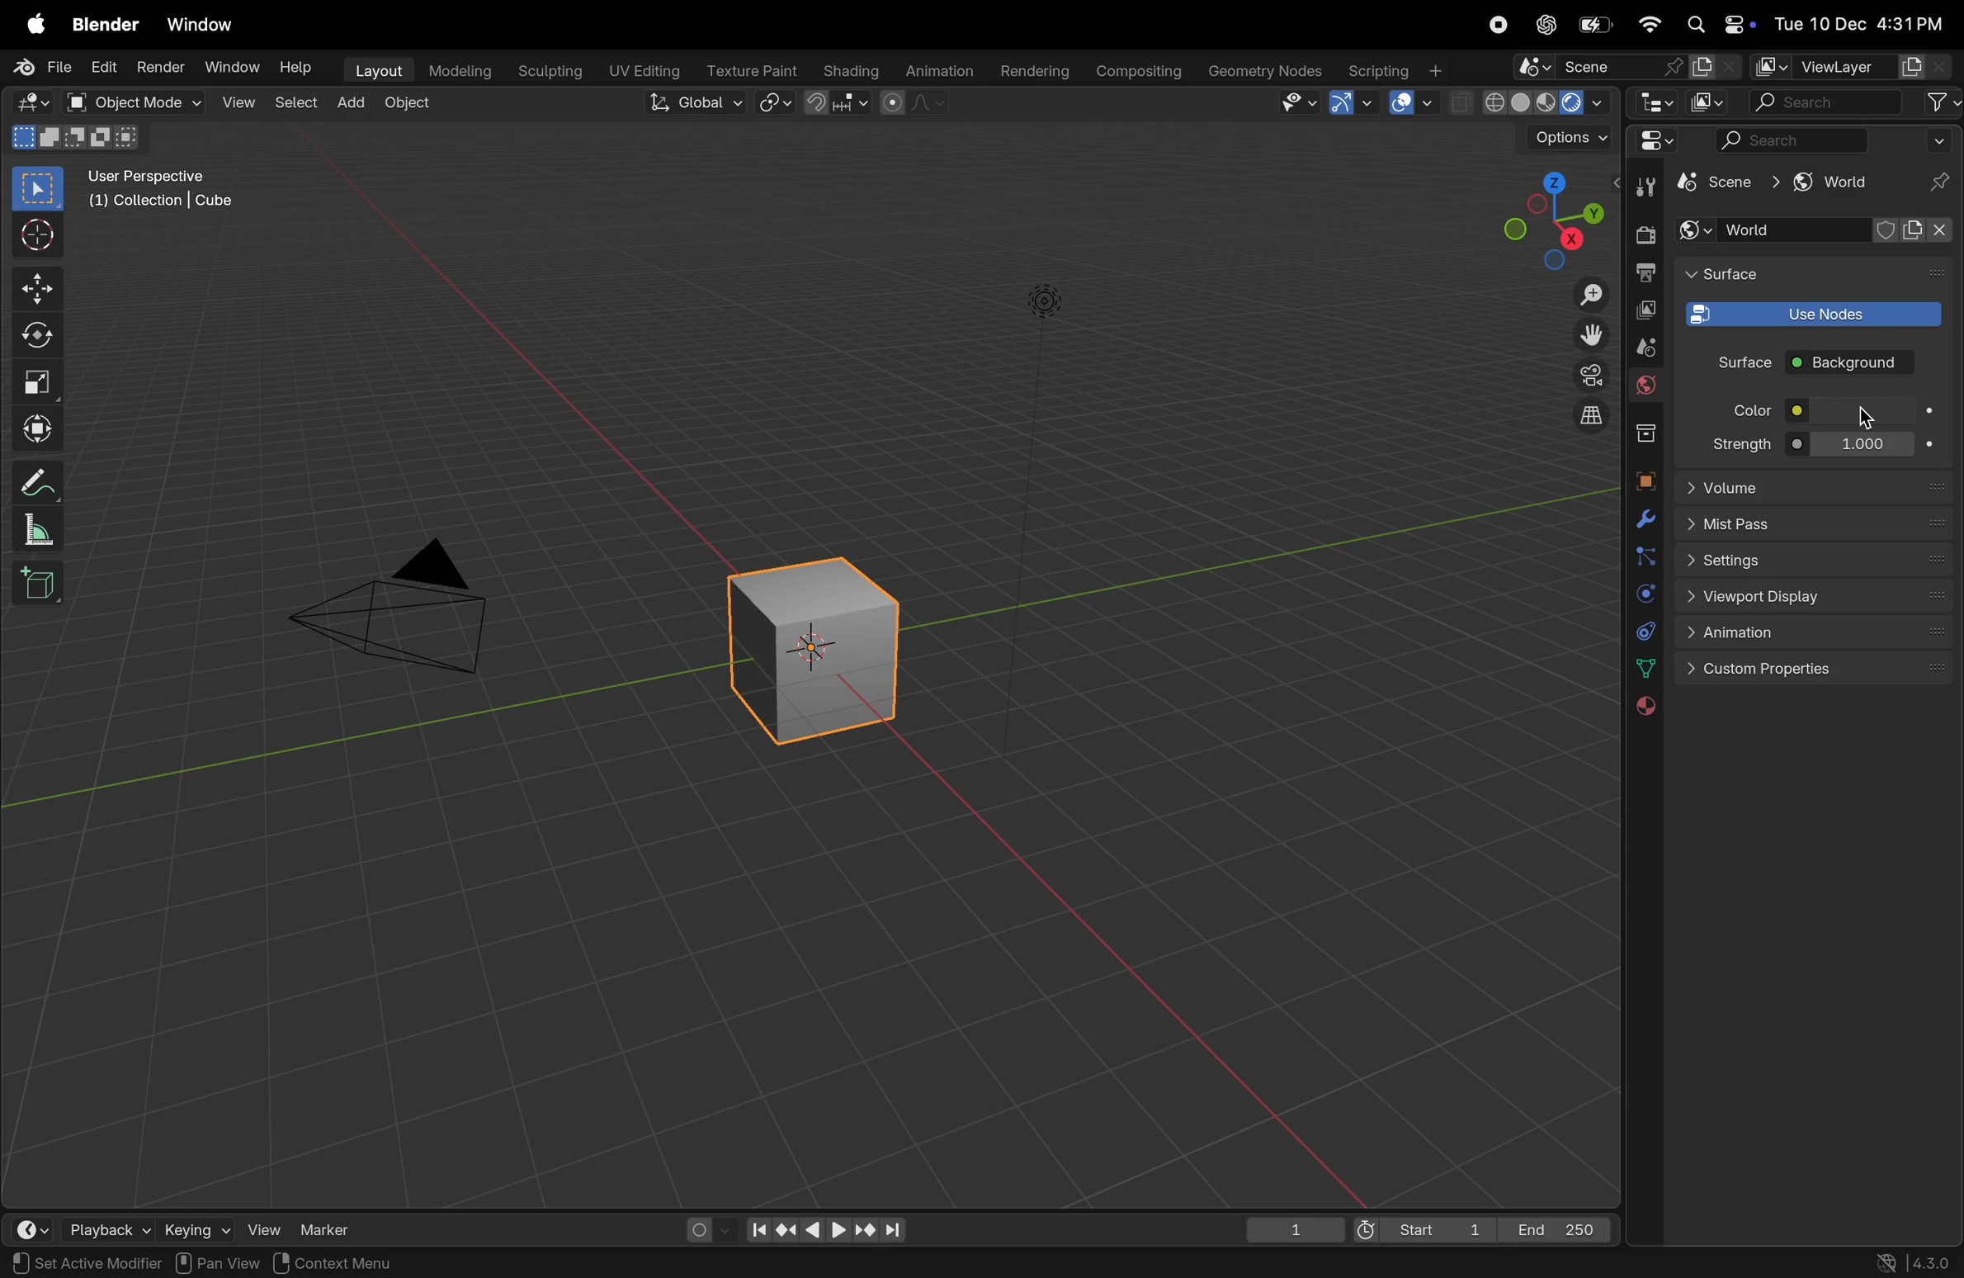  Describe the element at coordinates (44, 528) in the screenshot. I see `scale` at that location.